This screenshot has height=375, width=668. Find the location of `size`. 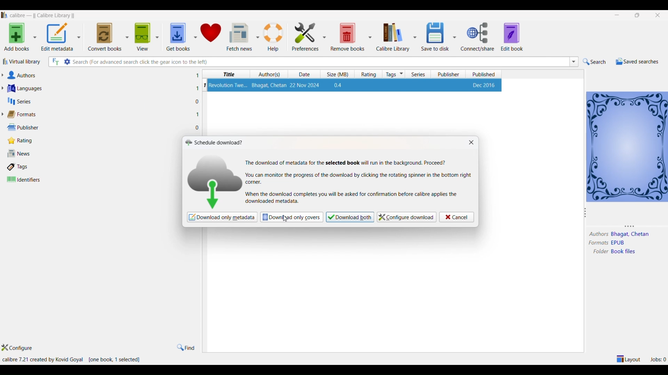

size is located at coordinates (336, 74).